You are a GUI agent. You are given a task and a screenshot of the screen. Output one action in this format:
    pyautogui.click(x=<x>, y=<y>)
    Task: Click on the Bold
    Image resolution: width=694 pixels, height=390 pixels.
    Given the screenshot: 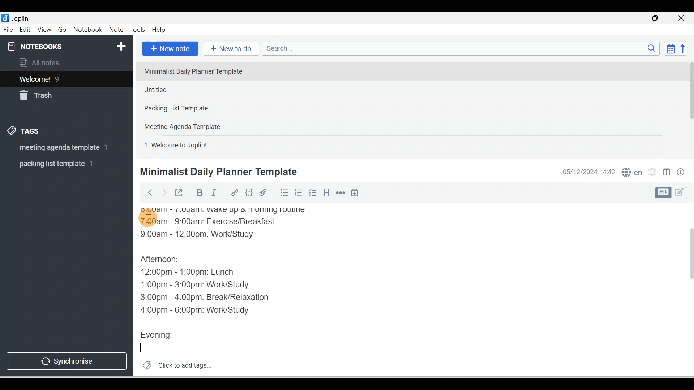 What is the action you would take?
    pyautogui.click(x=198, y=193)
    